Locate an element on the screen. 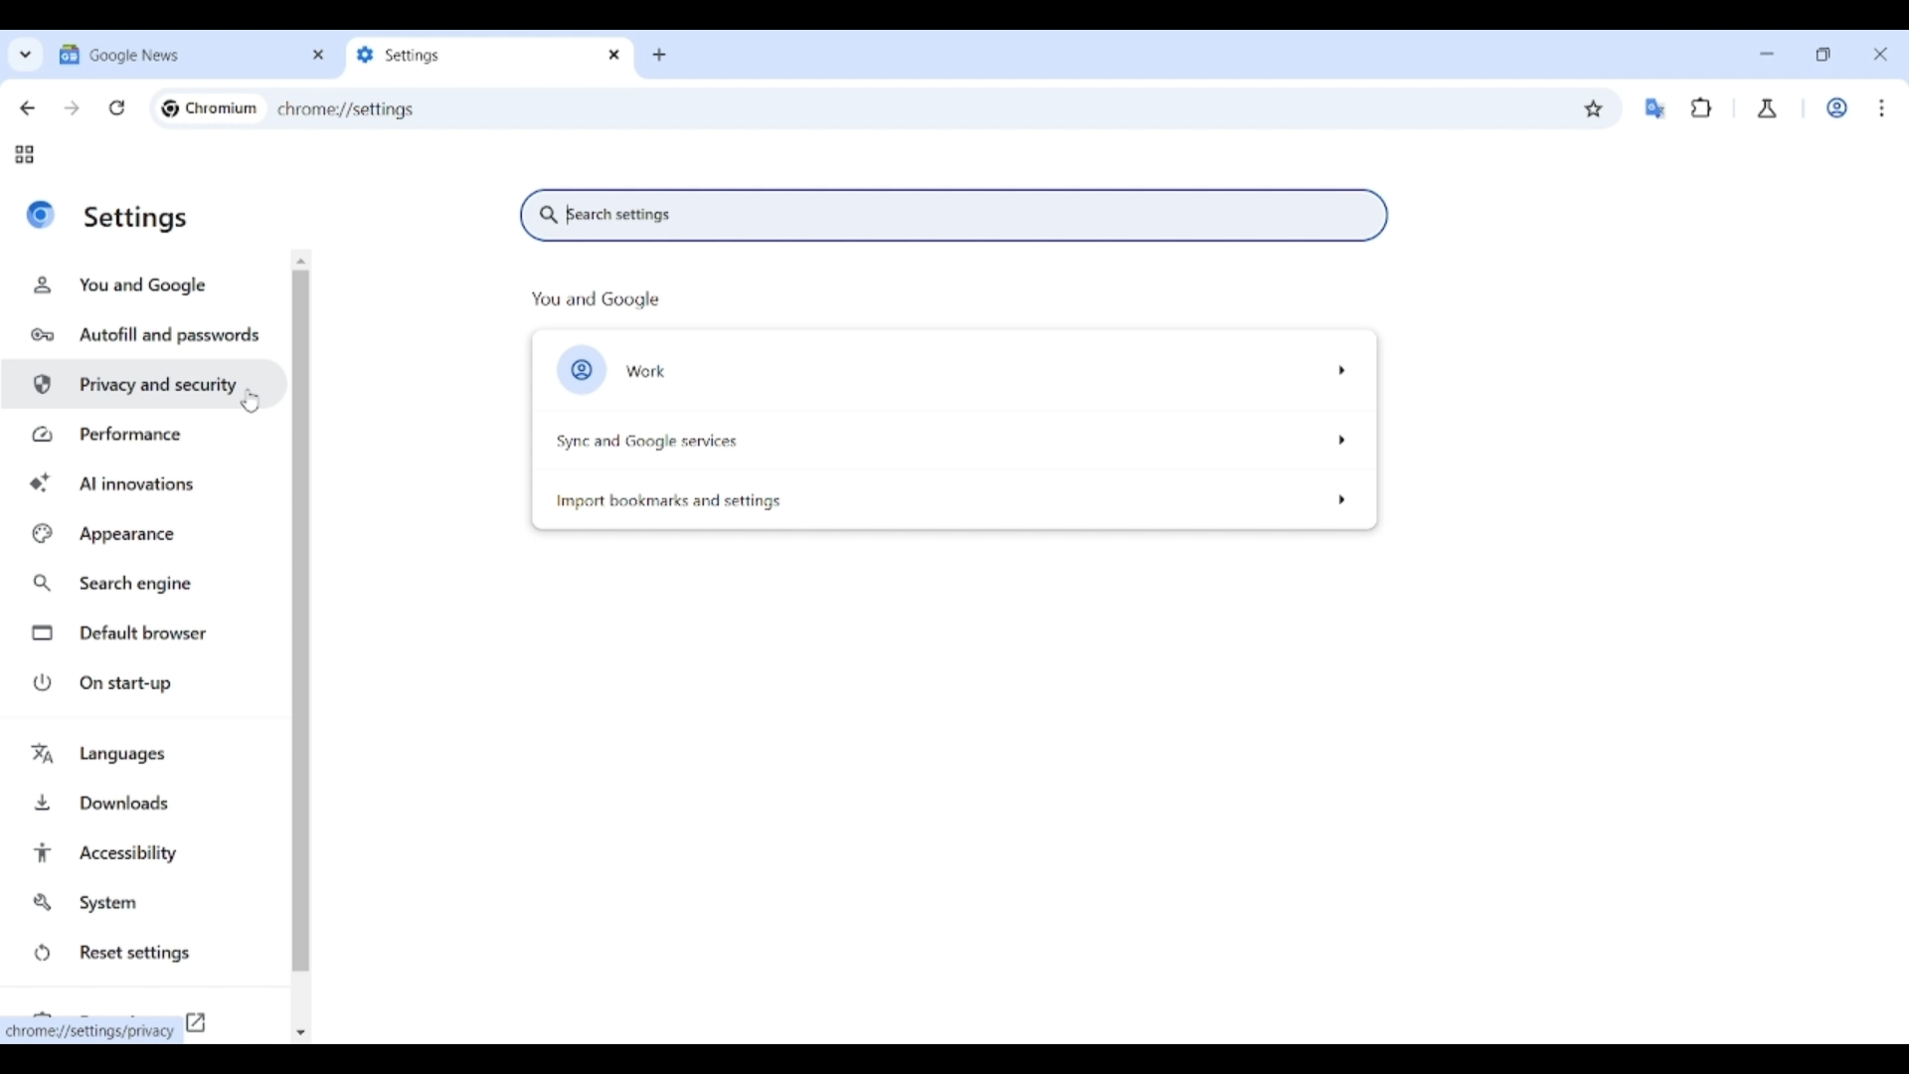 This screenshot has height=1074, width=1909. Search Google or enter web link is located at coordinates (986, 108).